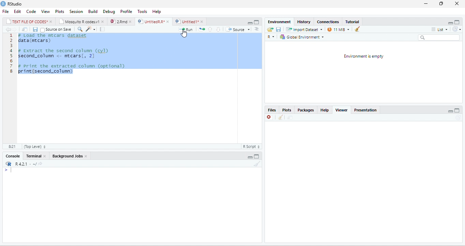 The image size is (465, 246). What do you see at coordinates (269, 30) in the screenshot?
I see `open` at bounding box center [269, 30].